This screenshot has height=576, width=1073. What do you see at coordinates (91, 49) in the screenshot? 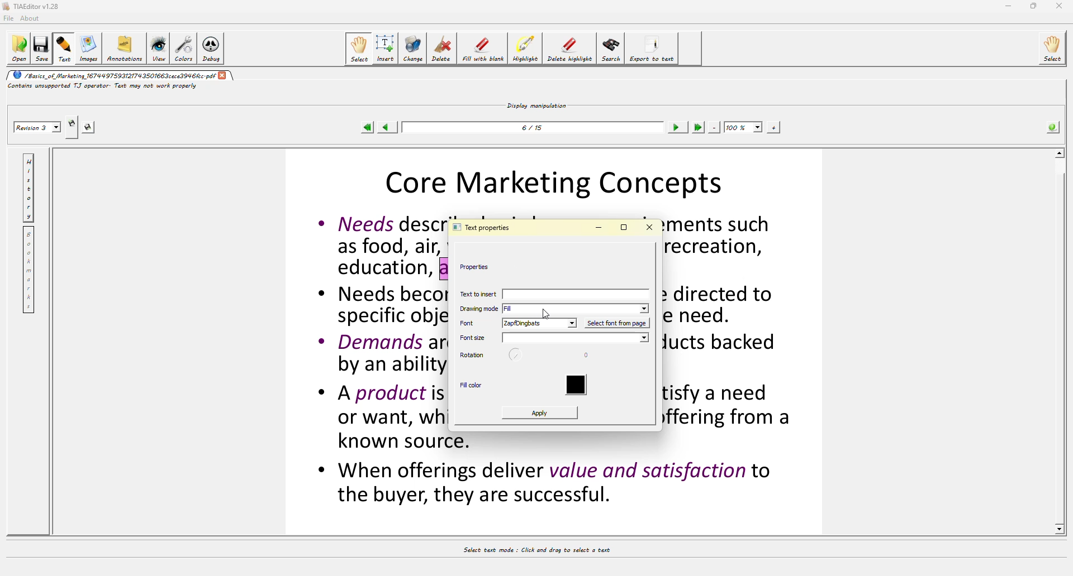
I see `images` at bounding box center [91, 49].